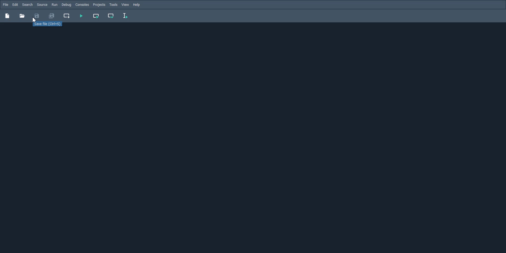 Image resolution: width=506 pixels, height=253 pixels. I want to click on New file, so click(7, 16).